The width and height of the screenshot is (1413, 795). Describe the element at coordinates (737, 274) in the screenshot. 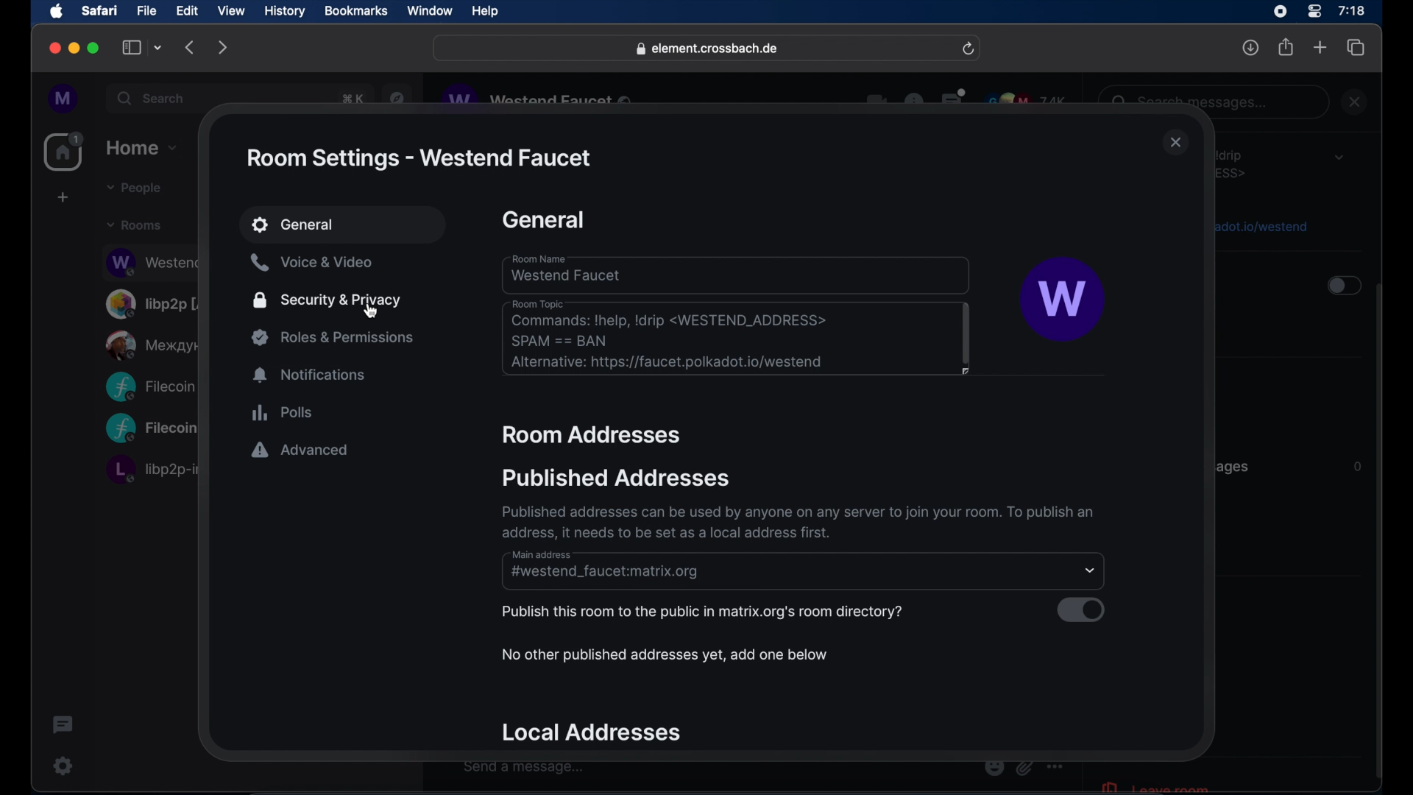

I see `room name` at that location.